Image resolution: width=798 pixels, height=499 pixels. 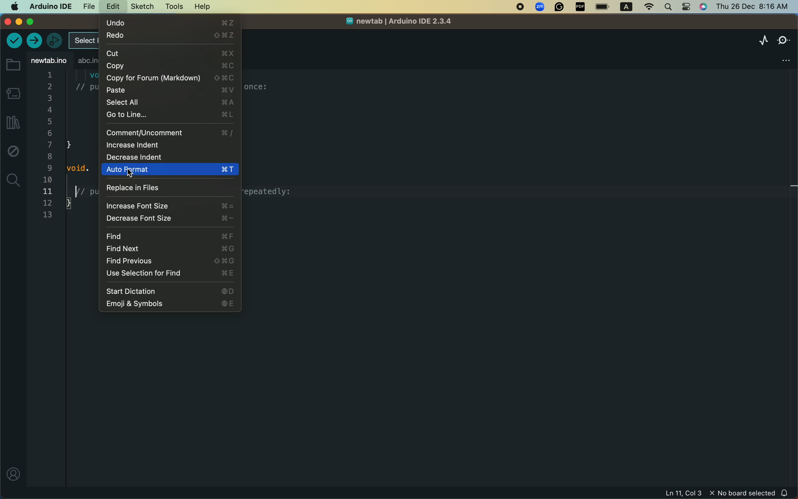 What do you see at coordinates (169, 249) in the screenshot?
I see `find next` at bounding box center [169, 249].